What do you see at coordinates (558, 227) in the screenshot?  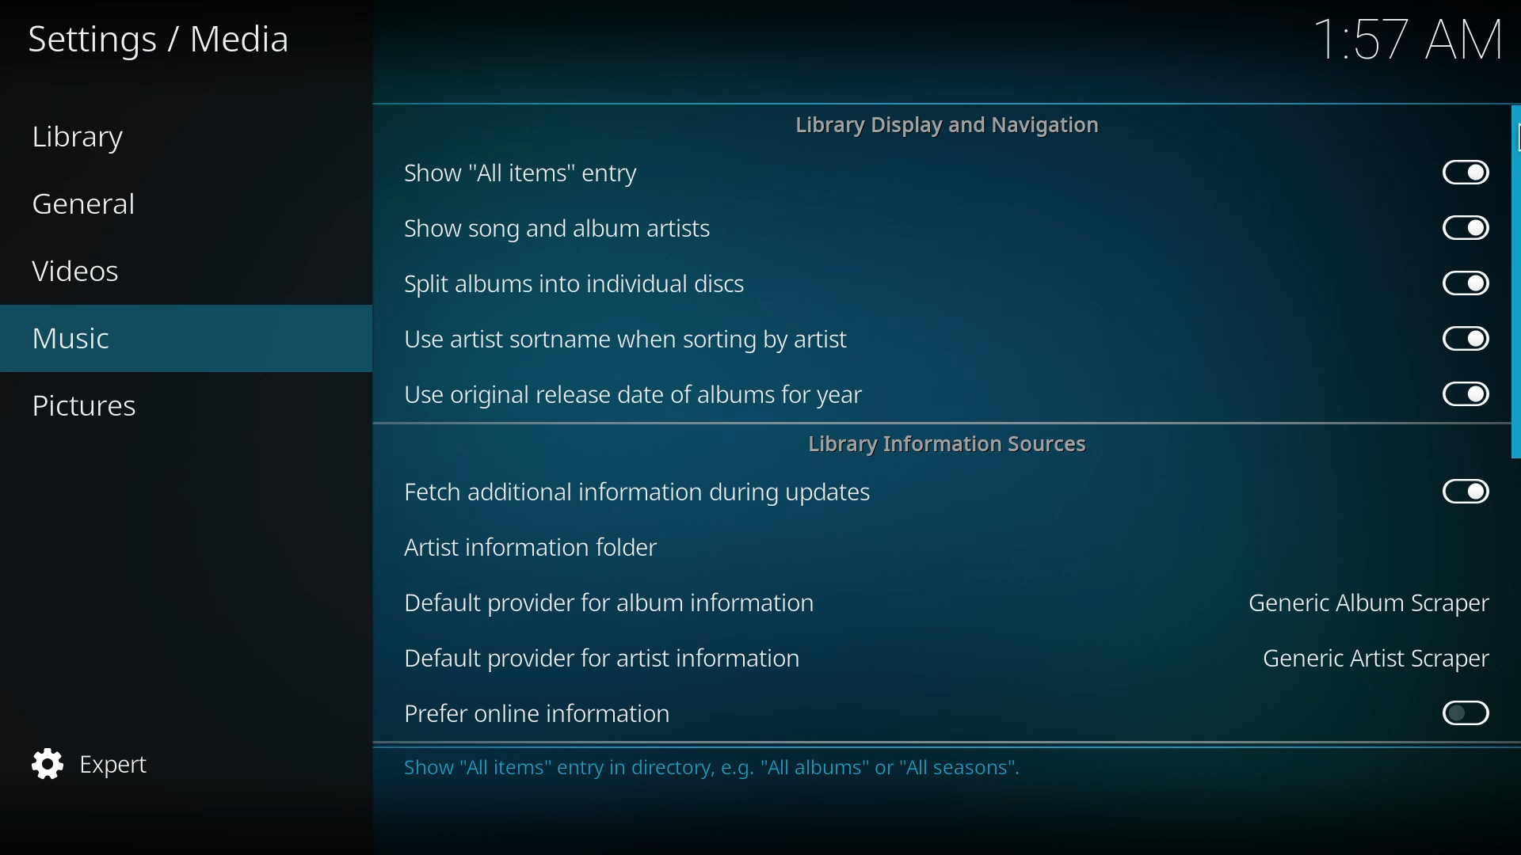 I see `show song and album artists` at bounding box center [558, 227].